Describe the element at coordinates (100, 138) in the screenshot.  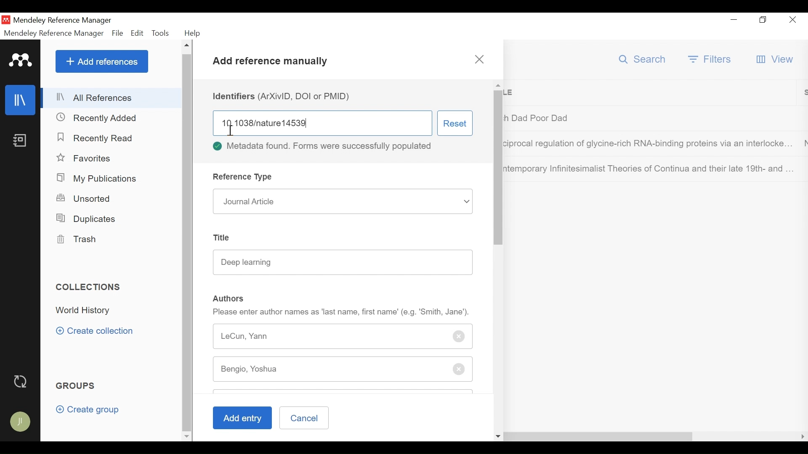
I see `Recently Read` at that location.